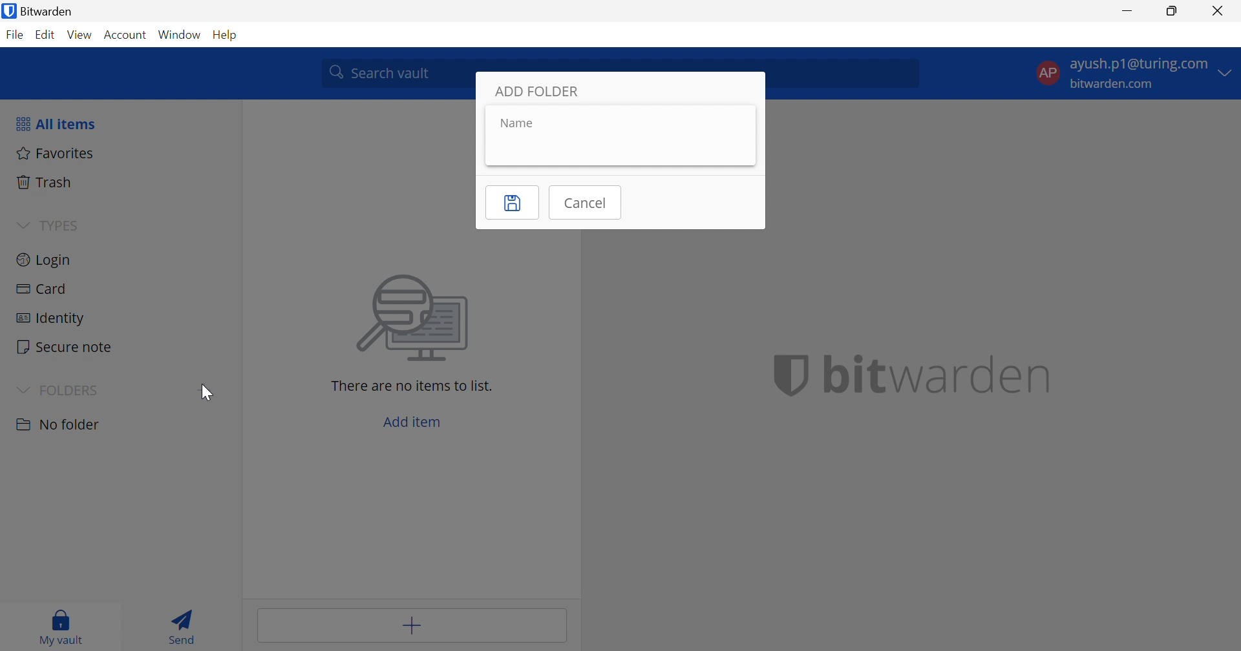 Image resolution: width=1241 pixels, height=651 pixels. I want to click on My vault, so click(58, 627).